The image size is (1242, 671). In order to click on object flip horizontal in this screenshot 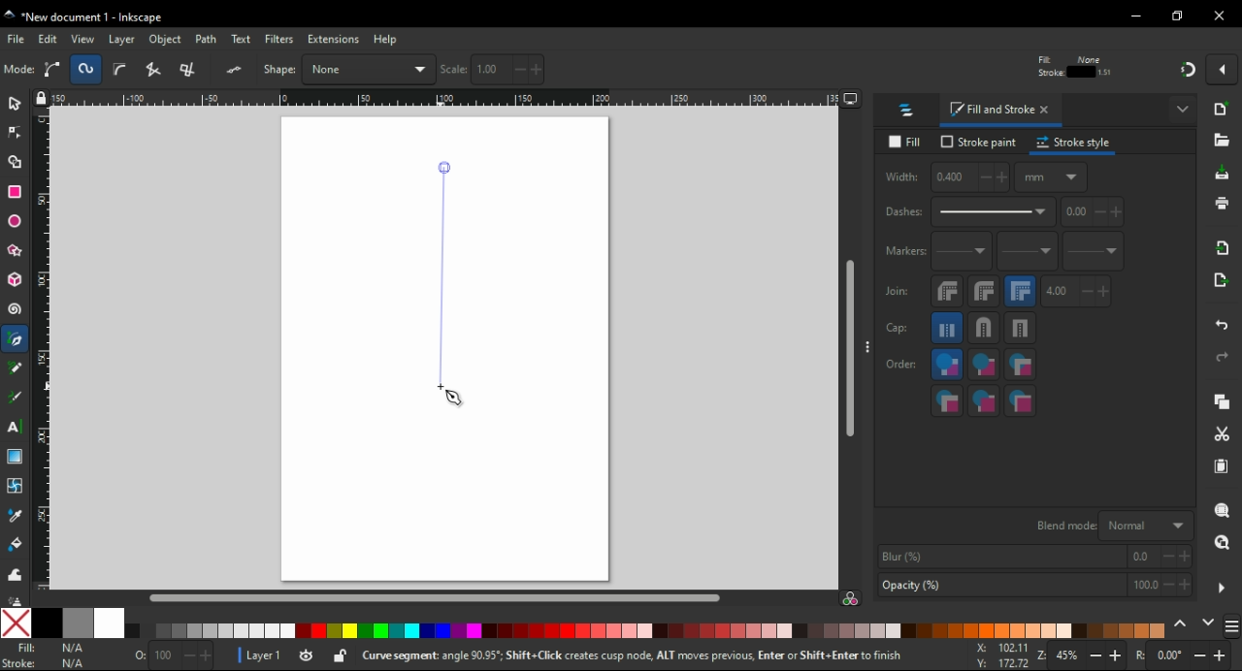, I will do `click(238, 69)`.